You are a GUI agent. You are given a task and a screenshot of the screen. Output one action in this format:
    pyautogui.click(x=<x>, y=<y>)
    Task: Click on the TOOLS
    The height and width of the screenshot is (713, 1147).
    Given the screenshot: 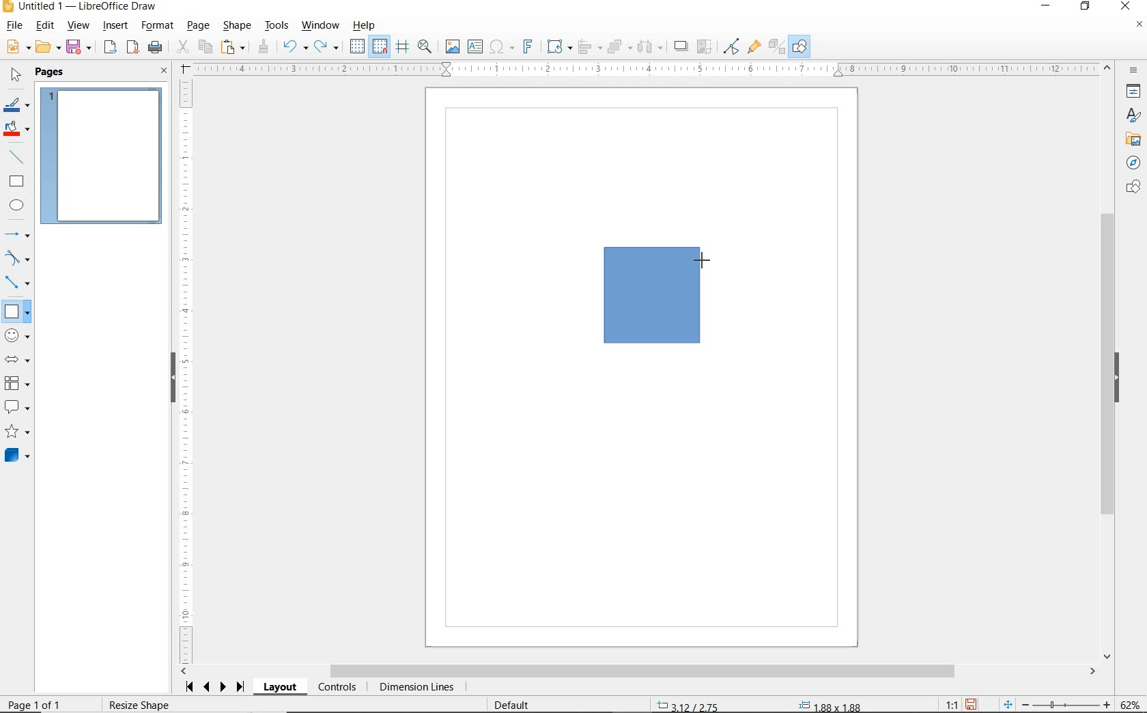 What is the action you would take?
    pyautogui.click(x=278, y=27)
    